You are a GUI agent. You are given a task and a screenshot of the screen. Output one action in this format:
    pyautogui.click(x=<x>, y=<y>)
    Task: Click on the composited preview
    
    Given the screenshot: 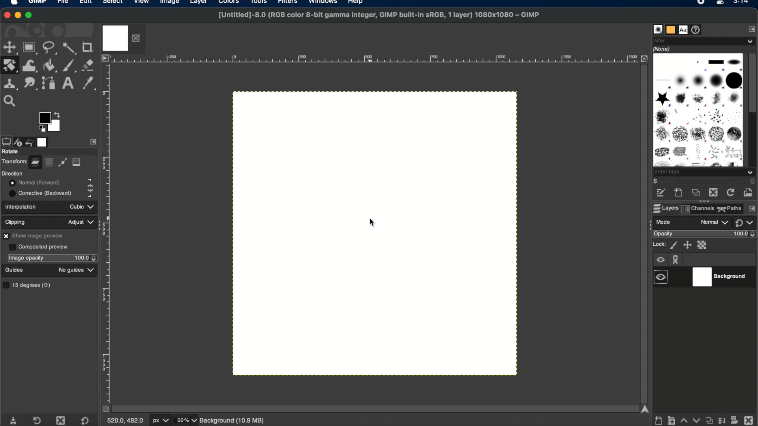 What is the action you would take?
    pyautogui.click(x=38, y=247)
    